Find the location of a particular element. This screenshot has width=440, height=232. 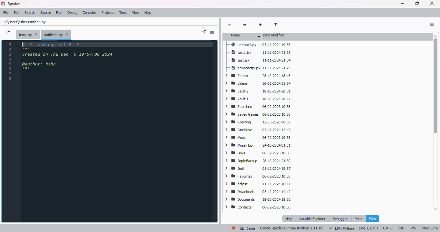

tools is located at coordinates (123, 13).